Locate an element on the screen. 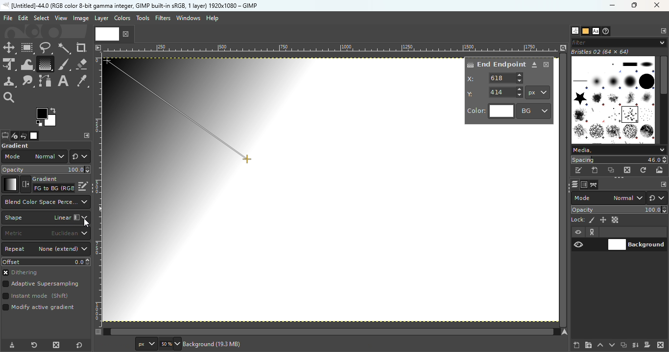  open the fonts tab is located at coordinates (596, 31).